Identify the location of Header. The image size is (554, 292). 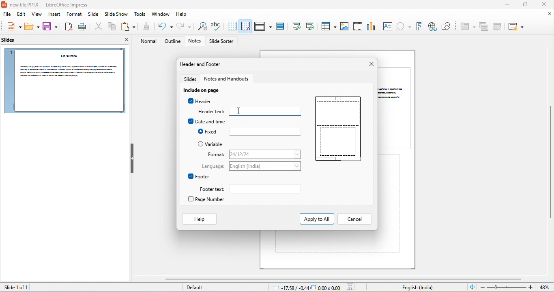
(199, 101).